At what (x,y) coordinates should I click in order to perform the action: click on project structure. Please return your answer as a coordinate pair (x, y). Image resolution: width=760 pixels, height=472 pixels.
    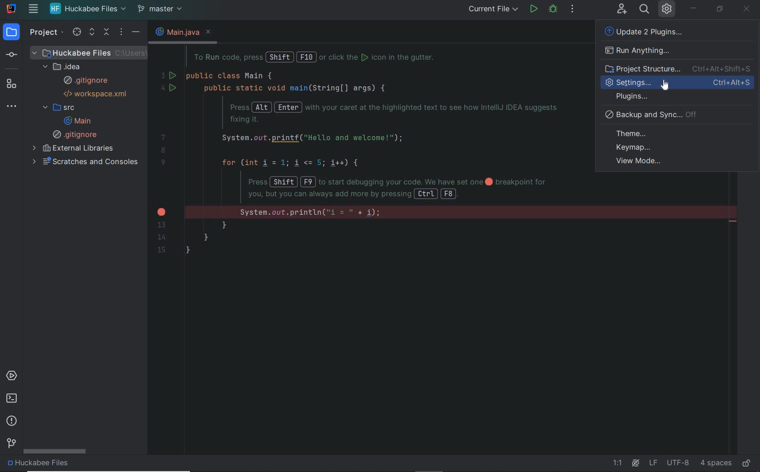
    Looking at the image, I should click on (678, 70).